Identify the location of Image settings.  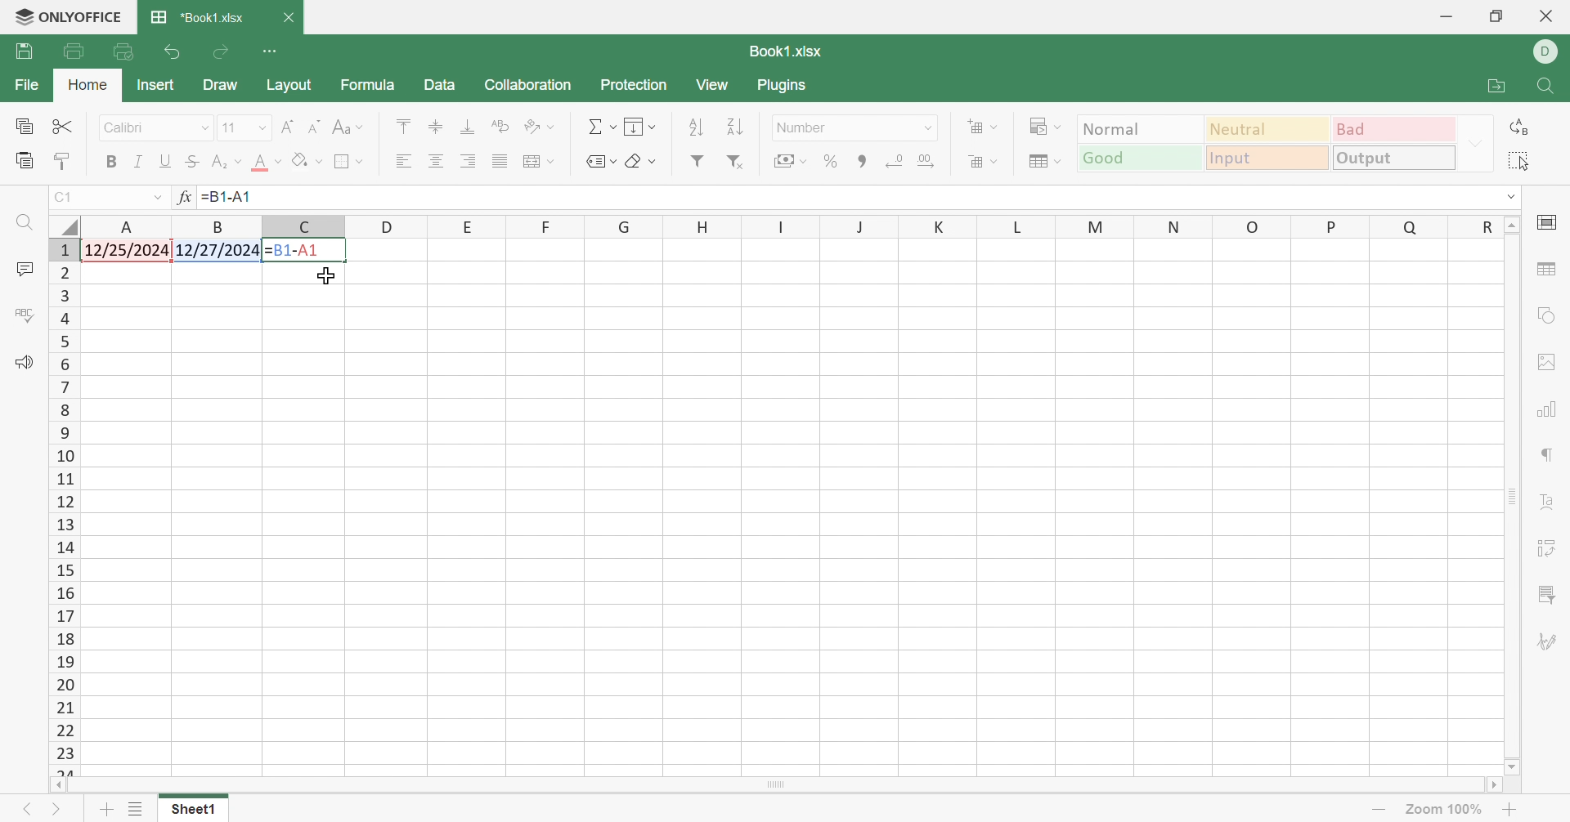
(1548, 364).